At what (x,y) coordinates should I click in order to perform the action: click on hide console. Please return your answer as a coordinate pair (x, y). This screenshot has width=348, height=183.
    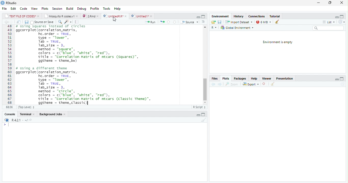
    Looking at the image, I should click on (204, 114).